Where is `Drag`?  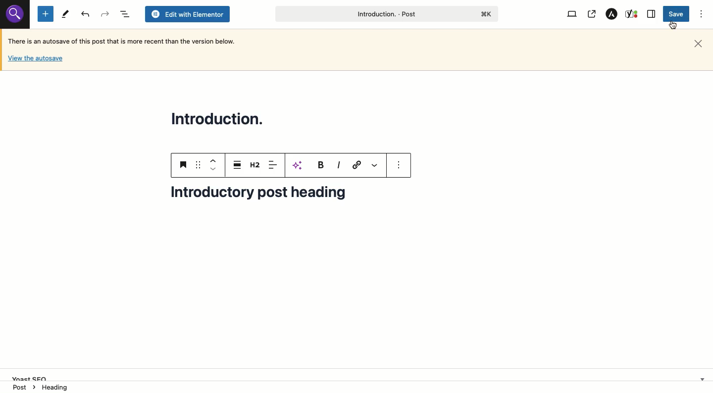 Drag is located at coordinates (199, 164).